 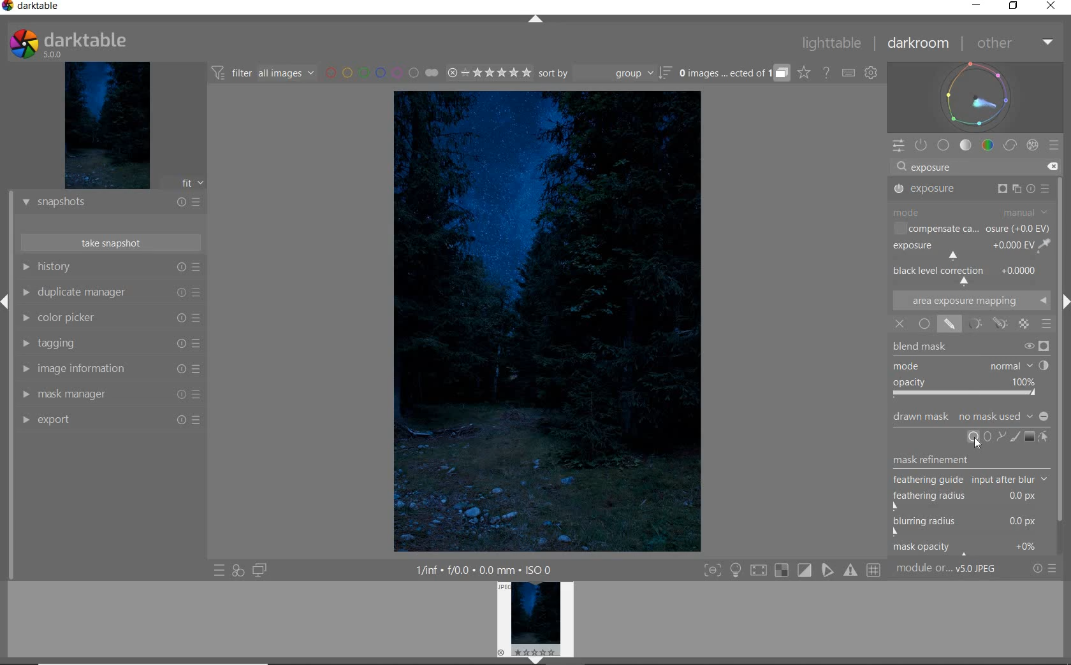 I want to click on exposure, so click(x=935, y=167).